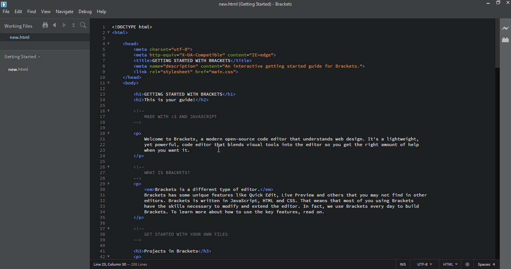  Describe the element at coordinates (19, 26) in the screenshot. I see `working files` at that location.